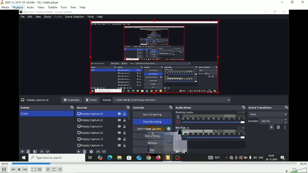  What do you see at coordinates (5, 163) in the screenshot?
I see `Elapsed time` at bounding box center [5, 163].